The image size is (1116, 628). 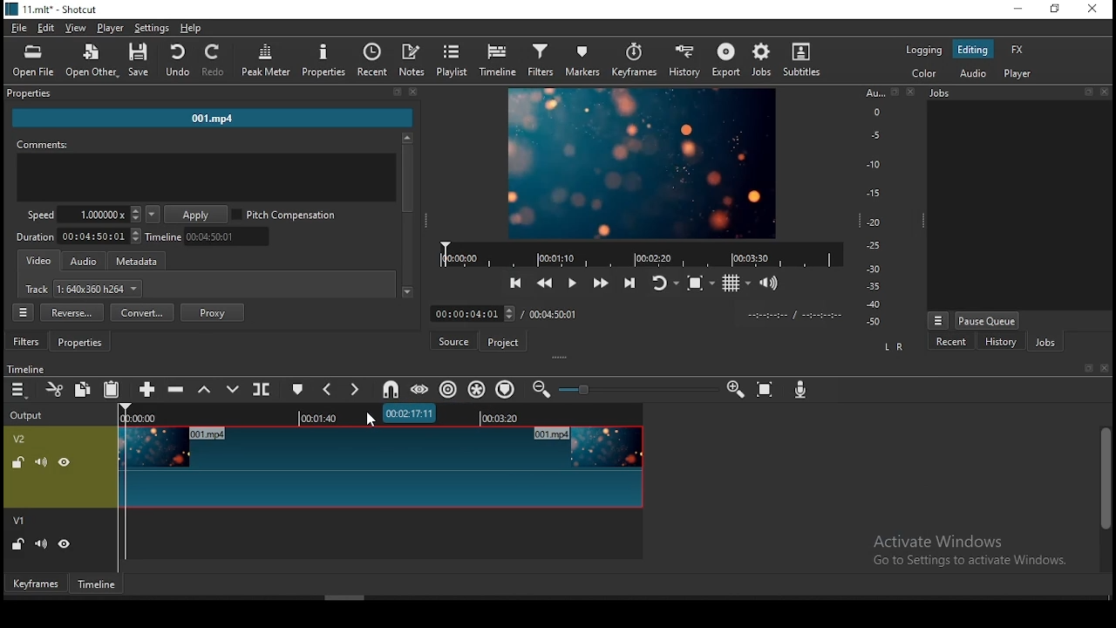 I want to click on recent, so click(x=953, y=344).